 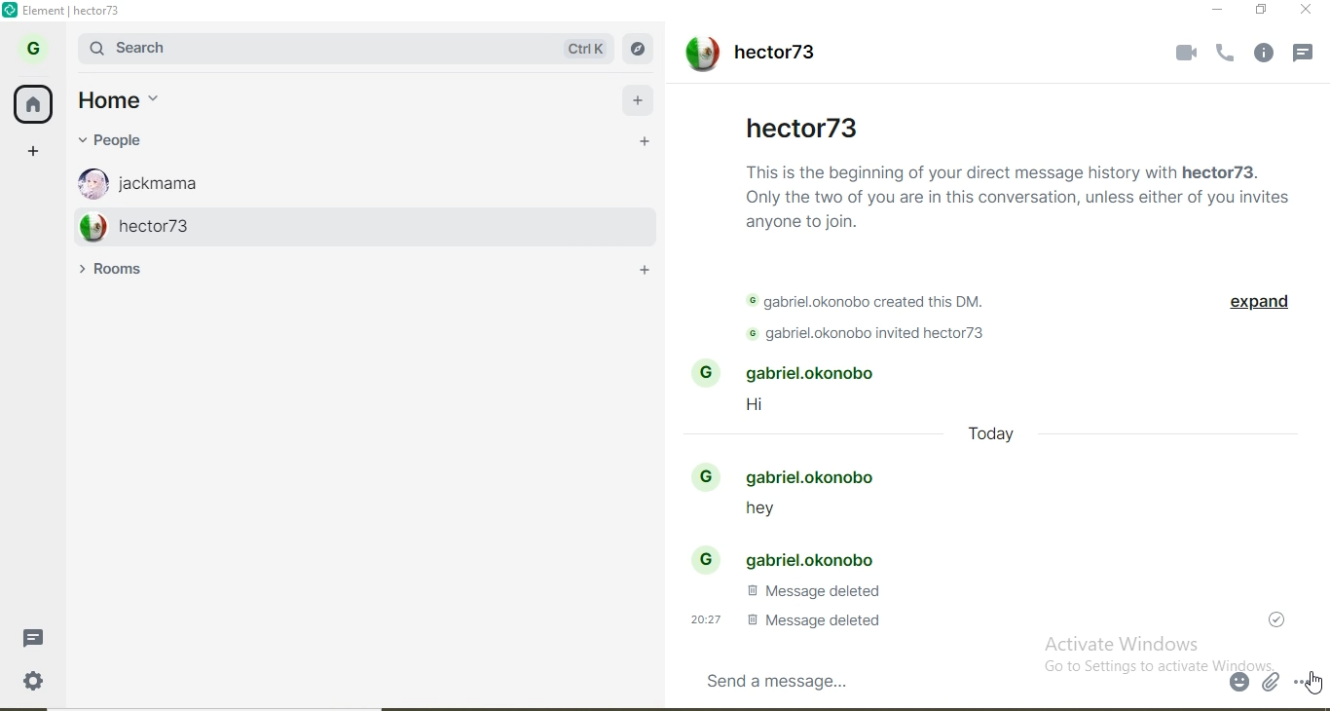 I want to click on expand, so click(x=1257, y=305).